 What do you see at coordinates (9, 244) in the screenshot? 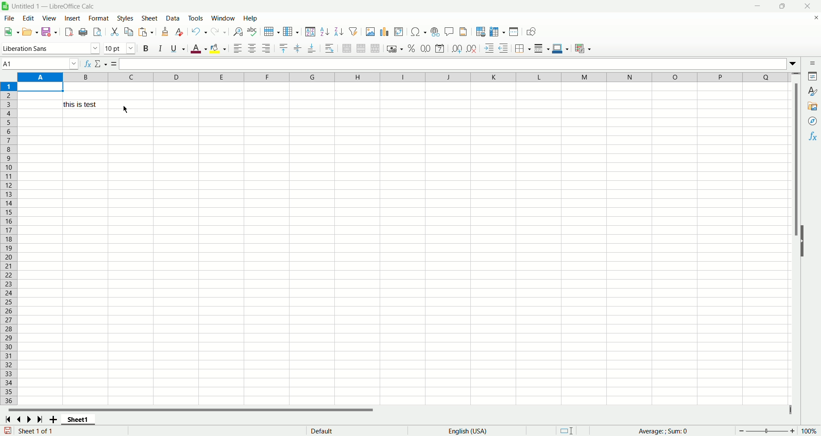
I see `row number` at bounding box center [9, 244].